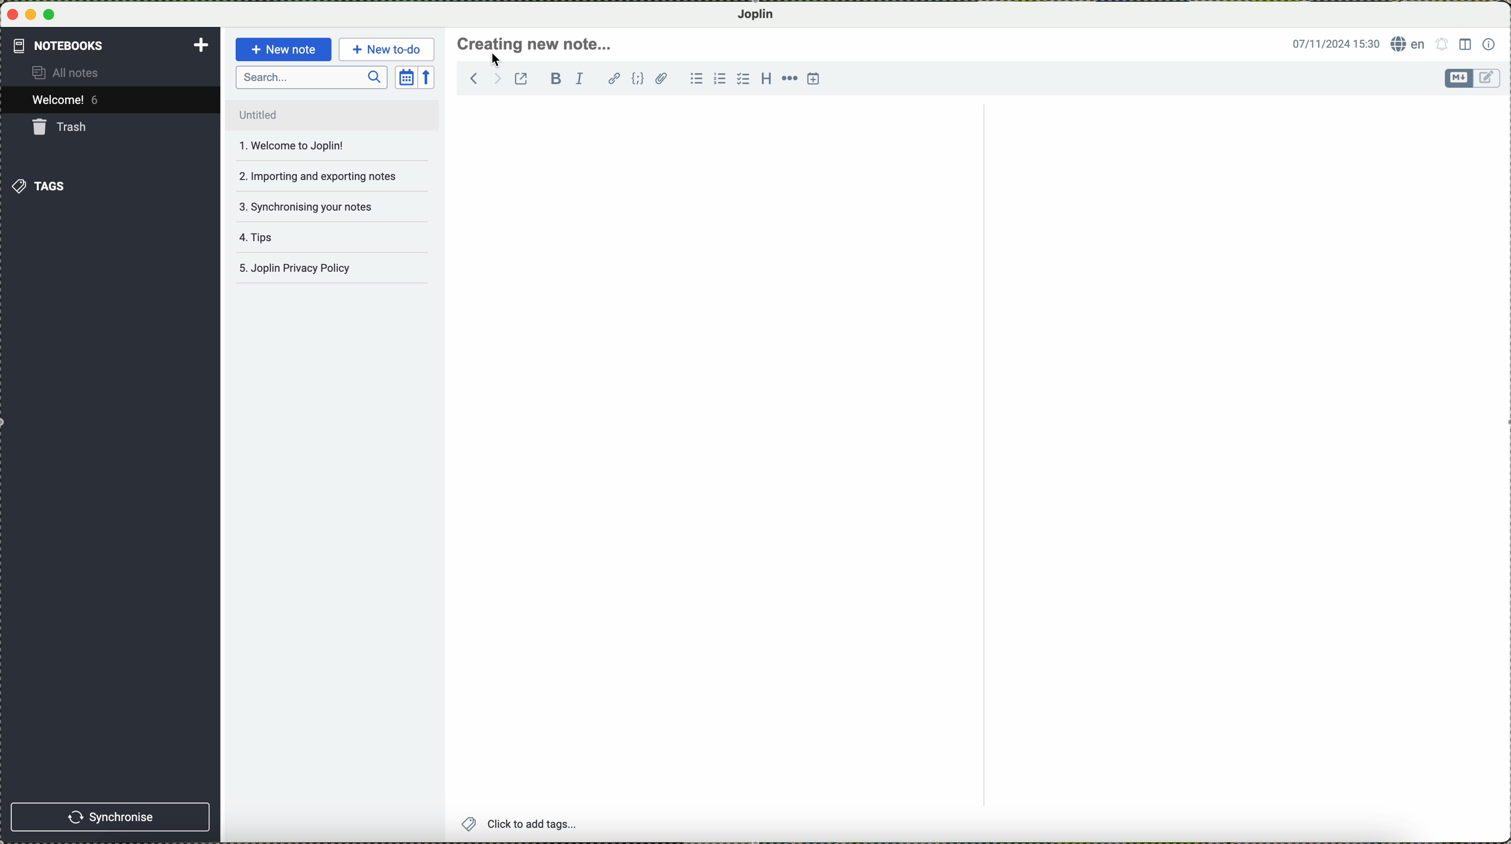 The width and height of the screenshot is (1511, 844). What do you see at coordinates (62, 127) in the screenshot?
I see `trash` at bounding box center [62, 127].